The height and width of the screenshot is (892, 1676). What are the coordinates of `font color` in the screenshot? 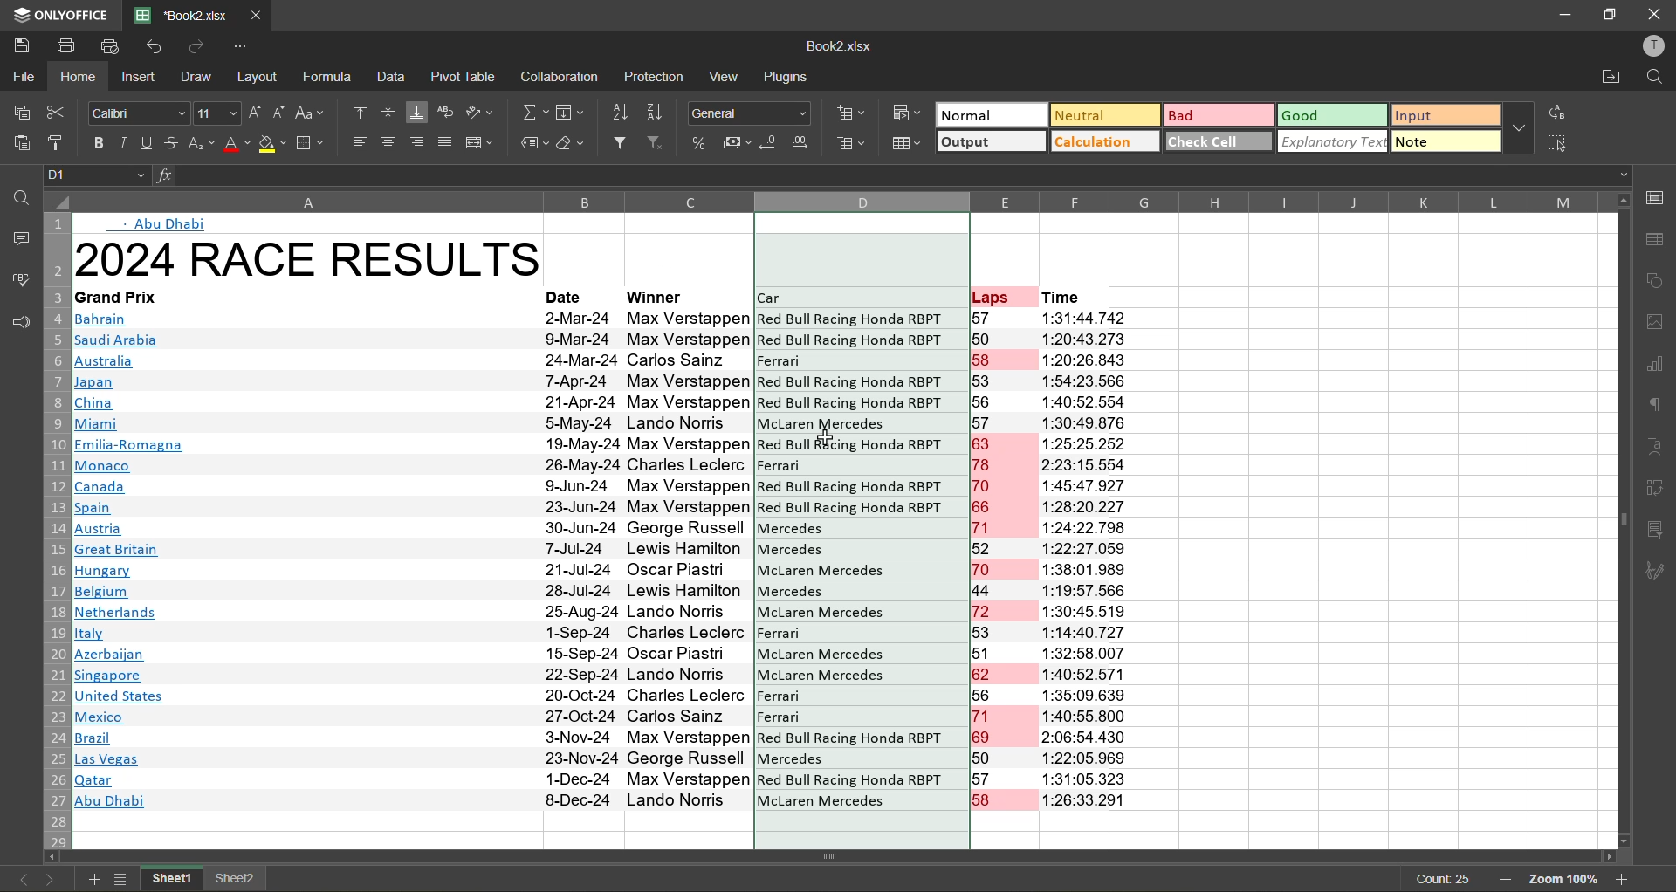 It's located at (236, 144).